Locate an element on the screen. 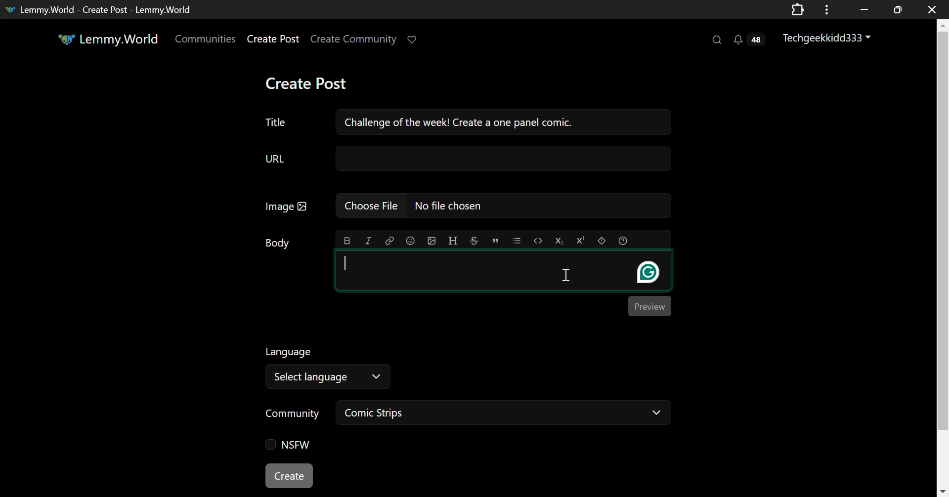 The image size is (949, 497). Close Window is located at coordinates (929, 8).